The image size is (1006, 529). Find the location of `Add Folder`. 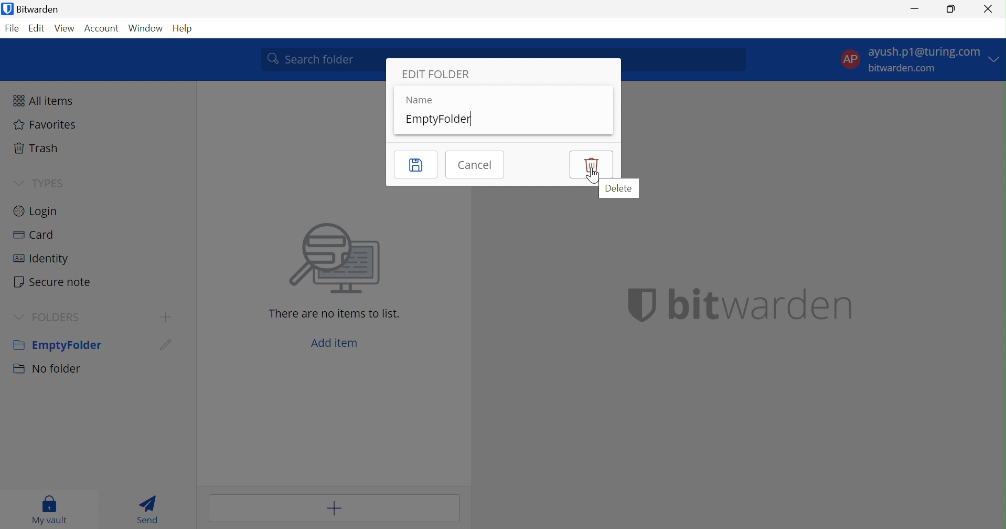

Add Folder is located at coordinates (168, 316).